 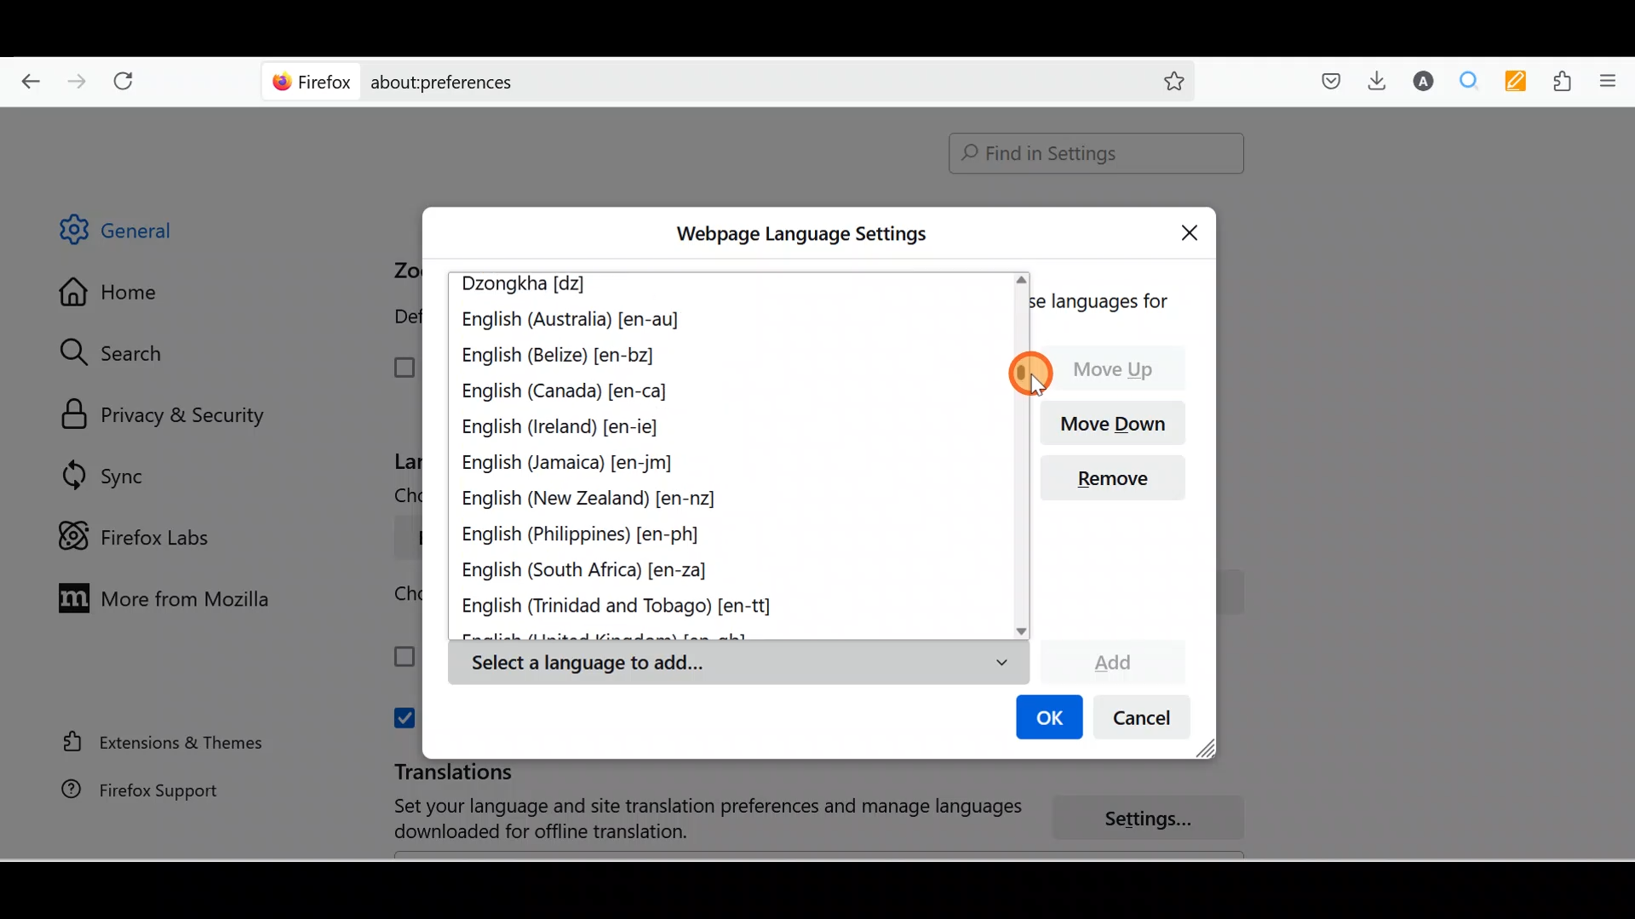 What do you see at coordinates (573, 323) in the screenshot?
I see `English (Australia) [en-au]` at bounding box center [573, 323].